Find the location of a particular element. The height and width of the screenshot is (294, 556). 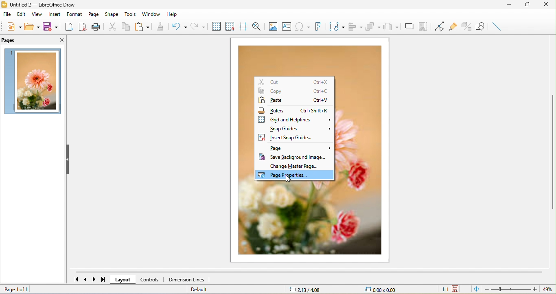

the document has not been modified since the last save is located at coordinates (456, 289).